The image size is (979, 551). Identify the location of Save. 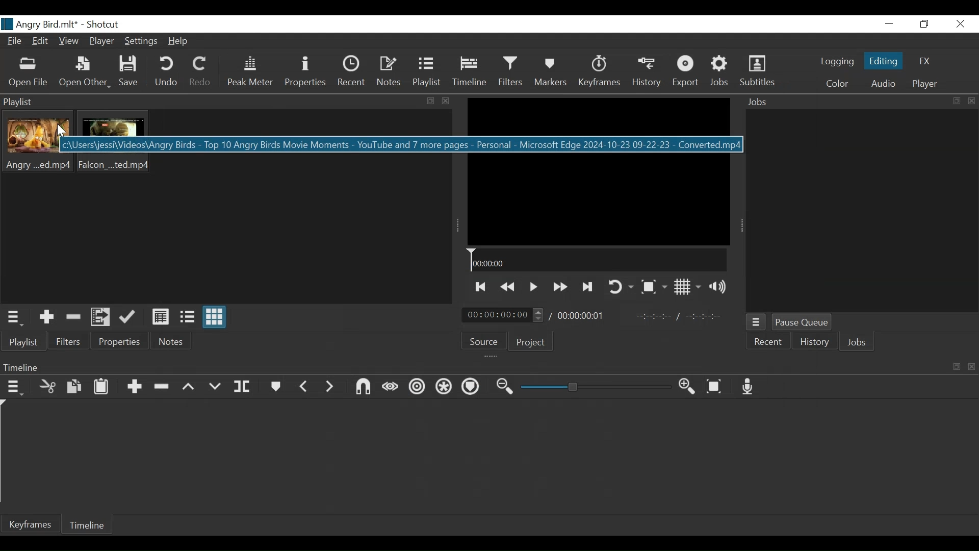
(131, 72).